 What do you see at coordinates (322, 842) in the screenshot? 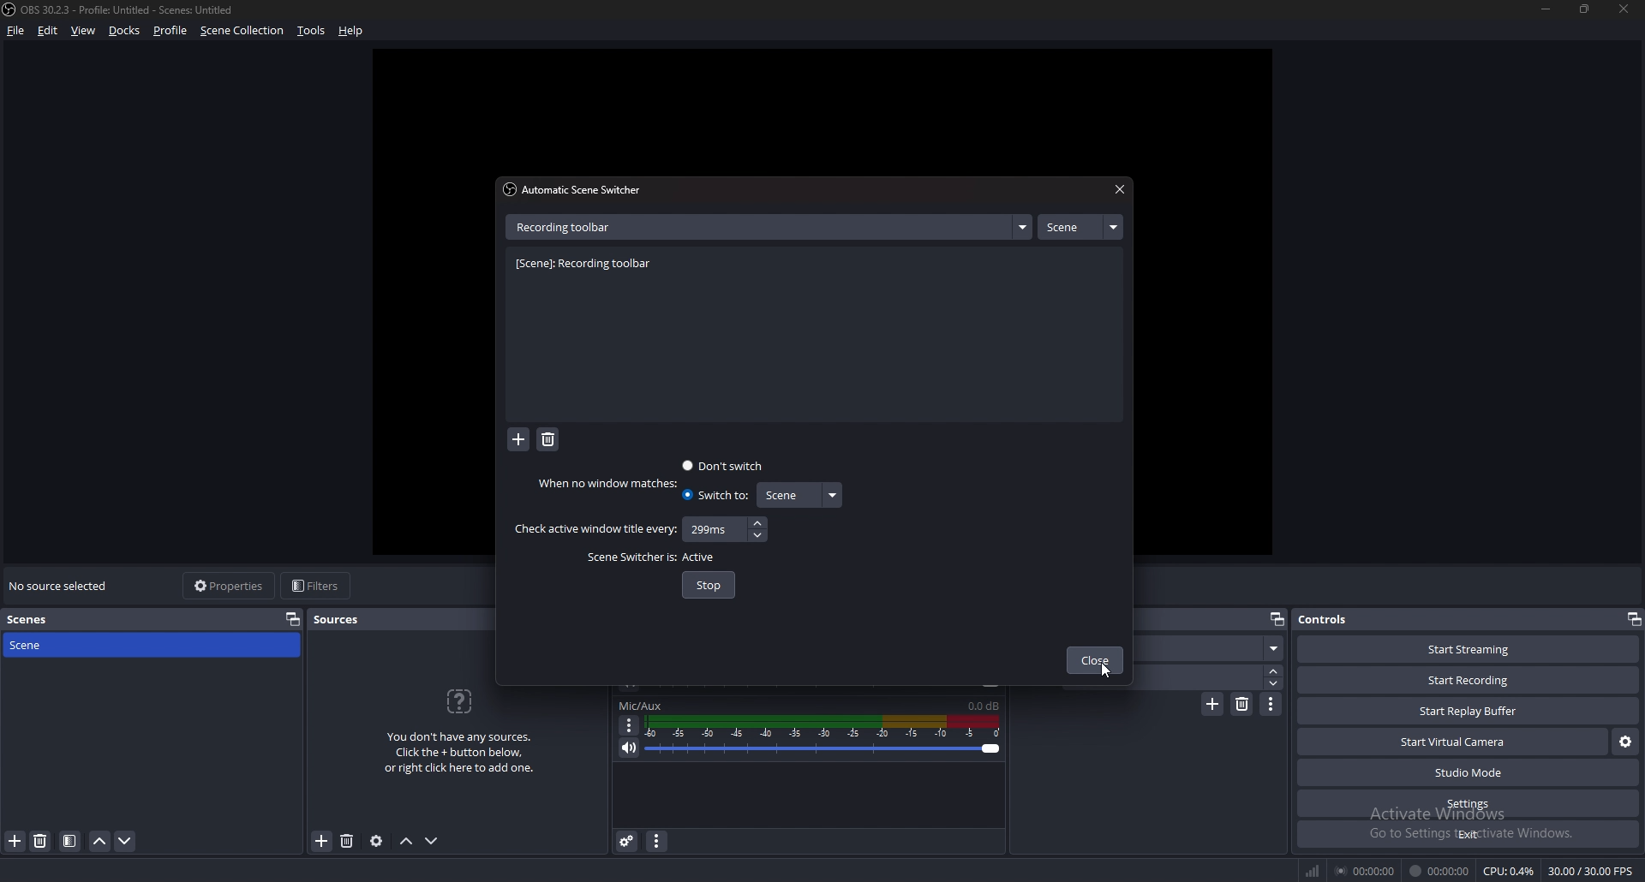
I see `add source` at bounding box center [322, 842].